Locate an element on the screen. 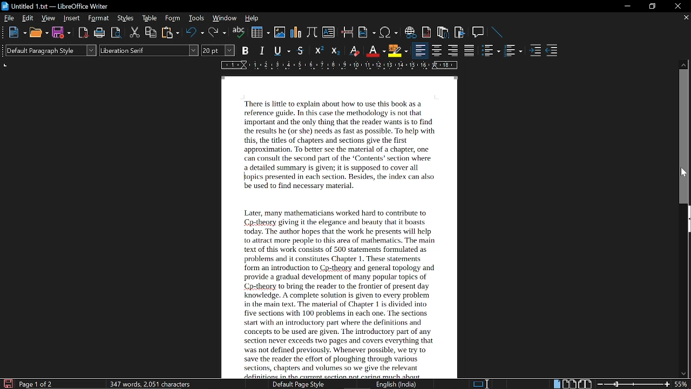 Image resolution: width=691 pixels, height=389 pixels. toggle unordered list is located at coordinates (514, 51).